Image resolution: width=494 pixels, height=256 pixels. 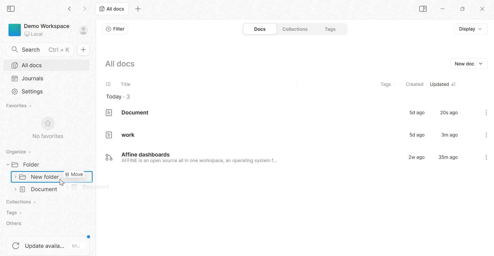 I want to click on created, so click(x=414, y=84).